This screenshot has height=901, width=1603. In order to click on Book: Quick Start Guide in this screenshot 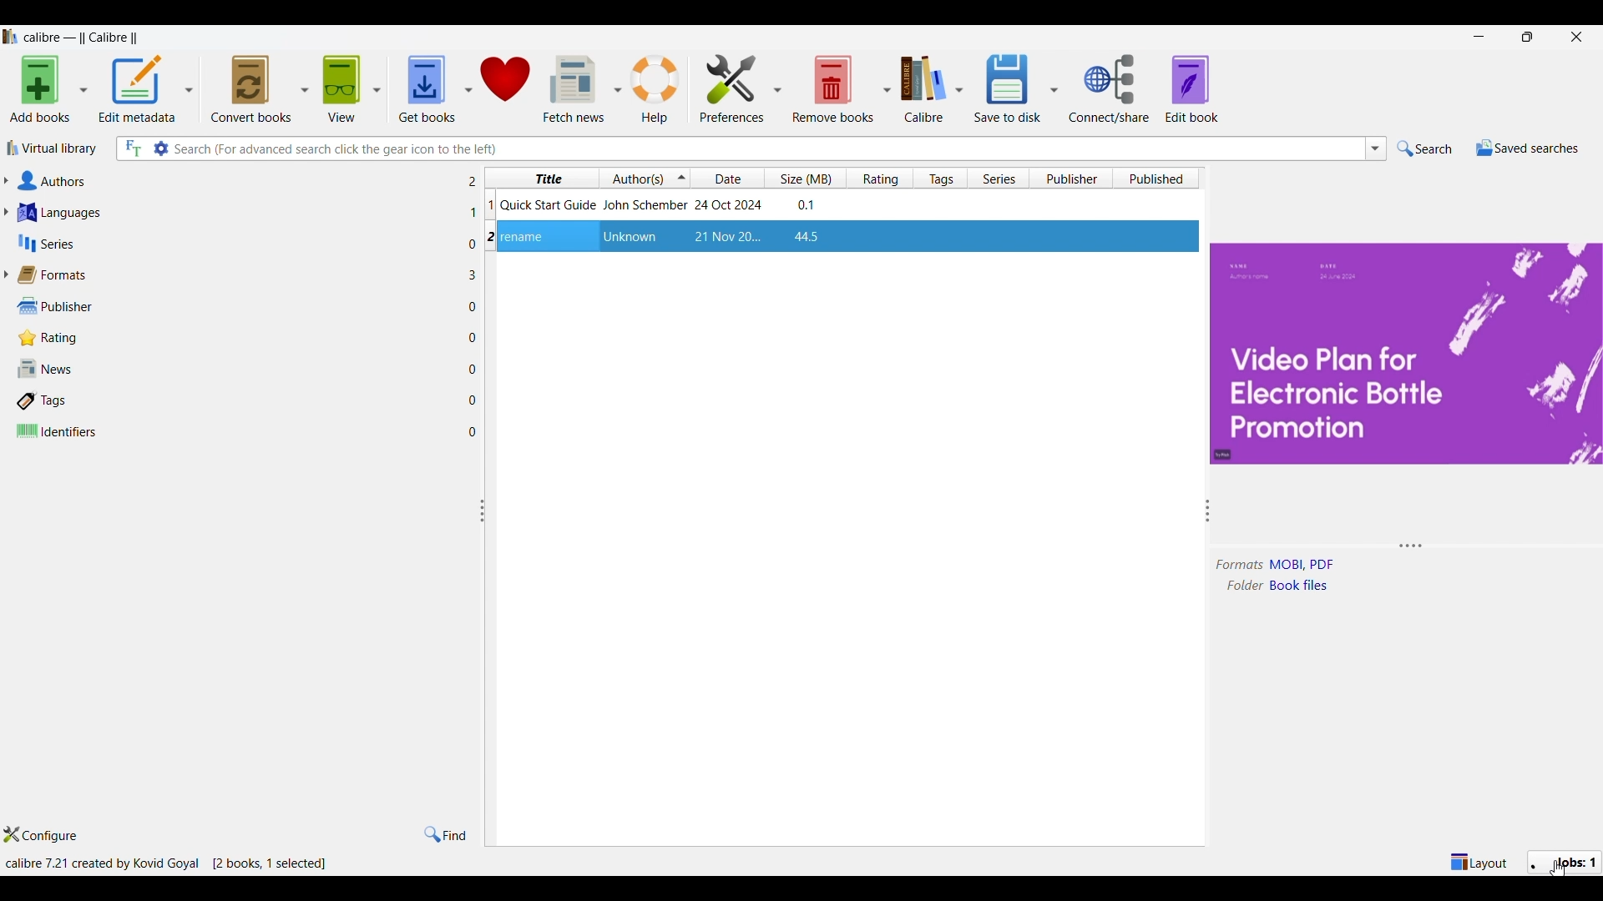, I will do `click(660, 204)`.